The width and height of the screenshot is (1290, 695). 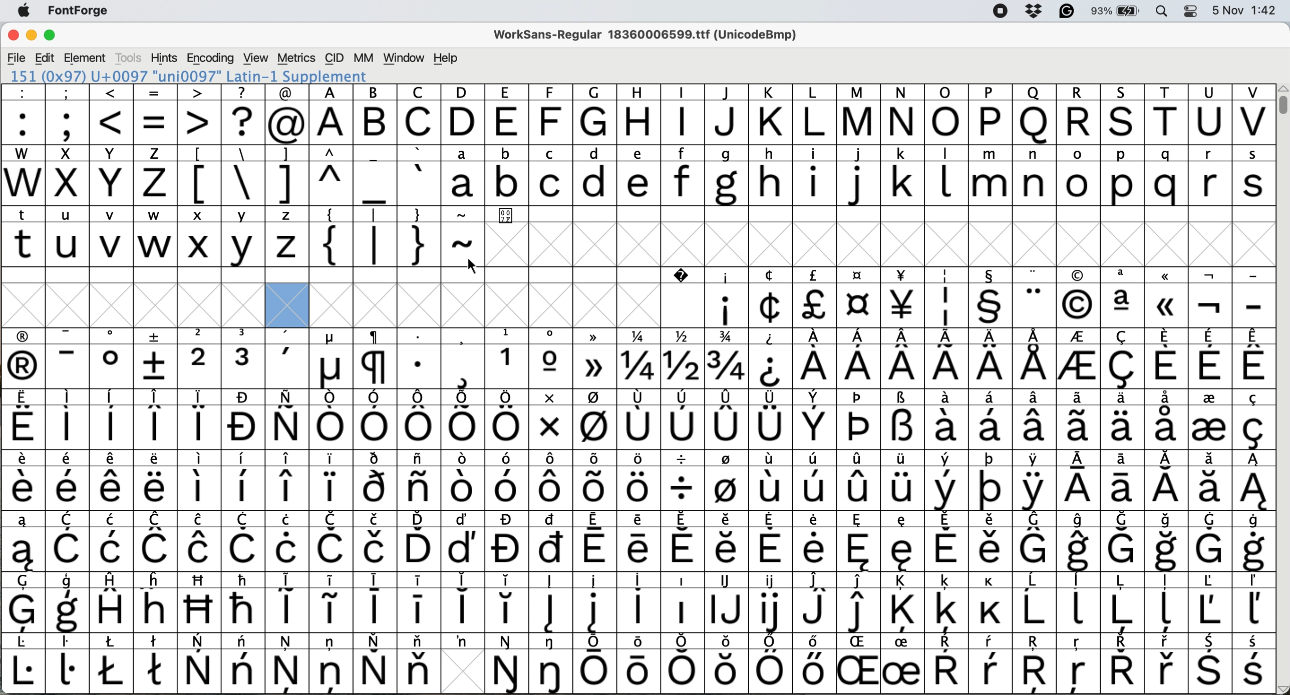 What do you see at coordinates (200, 602) in the screenshot?
I see `` at bounding box center [200, 602].